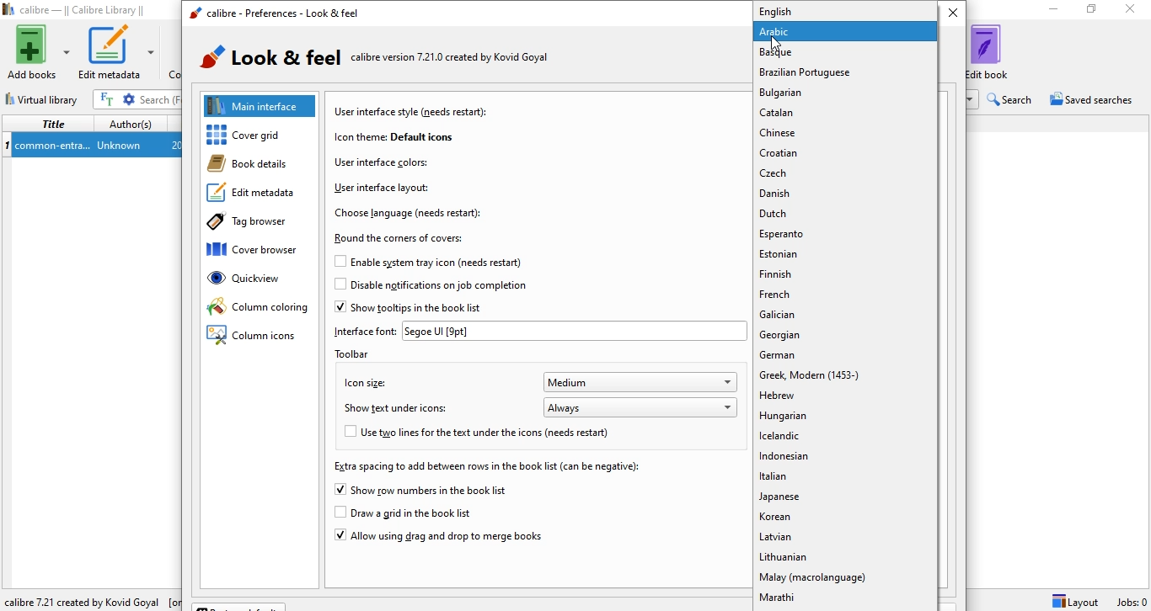 The image size is (1151, 611). Describe the element at coordinates (402, 238) in the screenshot. I see `round the corners of covers:` at that location.